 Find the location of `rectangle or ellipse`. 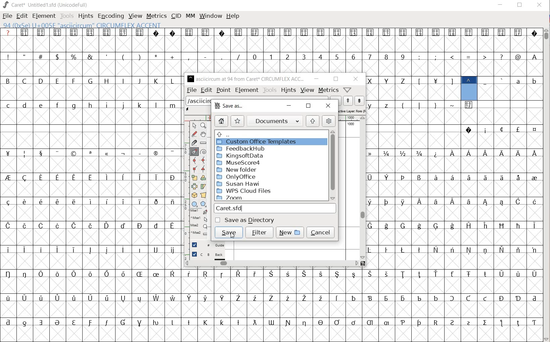

rectangle or ellipse is located at coordinates (195, 204).